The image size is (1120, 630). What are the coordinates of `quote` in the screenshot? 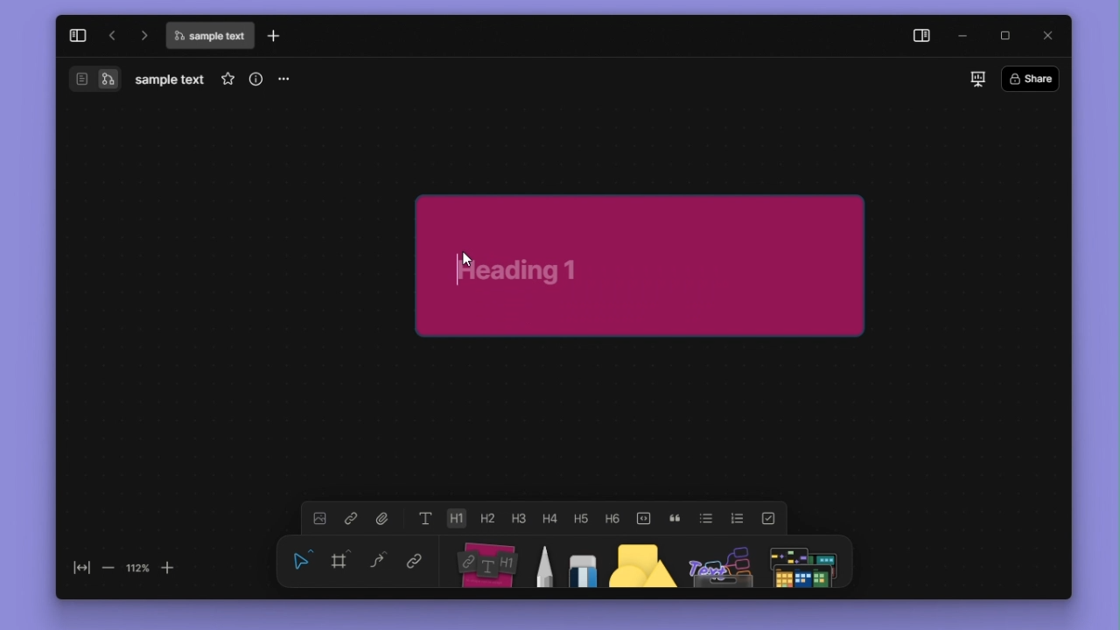 It's located at (675, 519).